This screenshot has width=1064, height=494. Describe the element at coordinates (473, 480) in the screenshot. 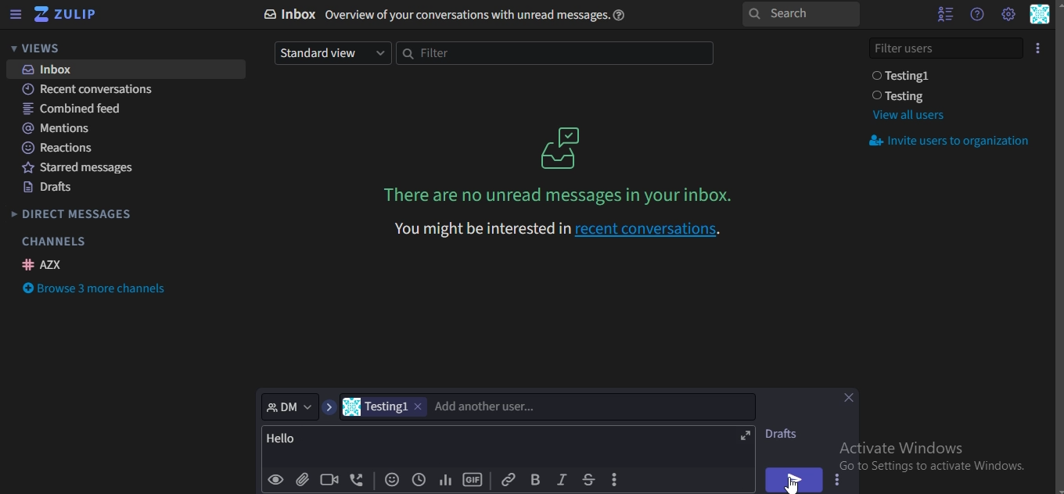

I see `GIF` at that location.